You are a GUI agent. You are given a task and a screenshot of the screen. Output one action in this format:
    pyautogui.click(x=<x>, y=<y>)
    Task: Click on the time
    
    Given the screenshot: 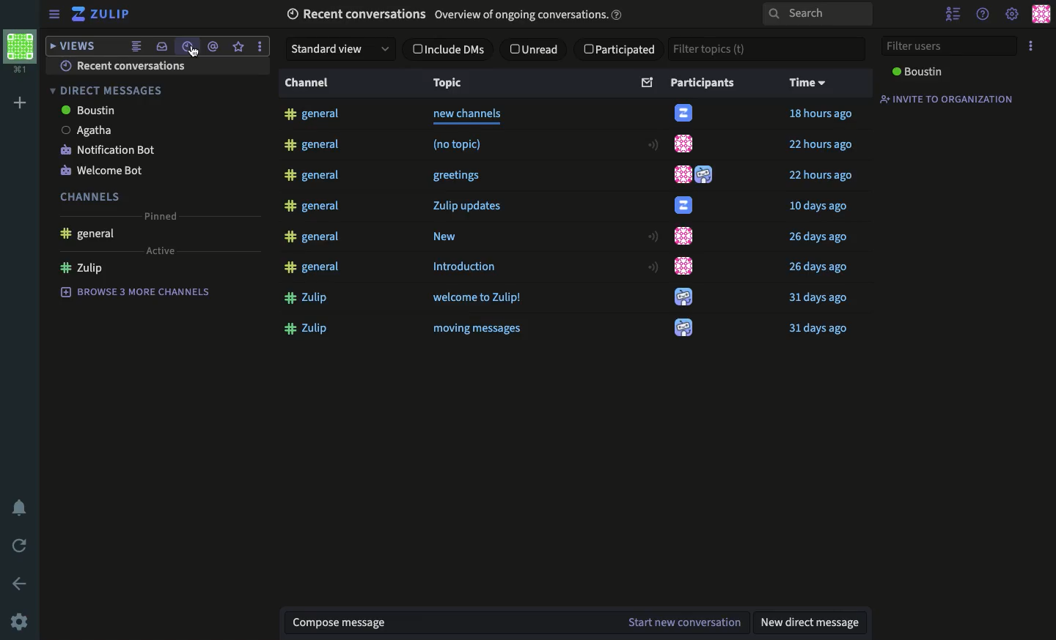 What is the action you would take?
    pyautogui.click(x=815, y=85)
    